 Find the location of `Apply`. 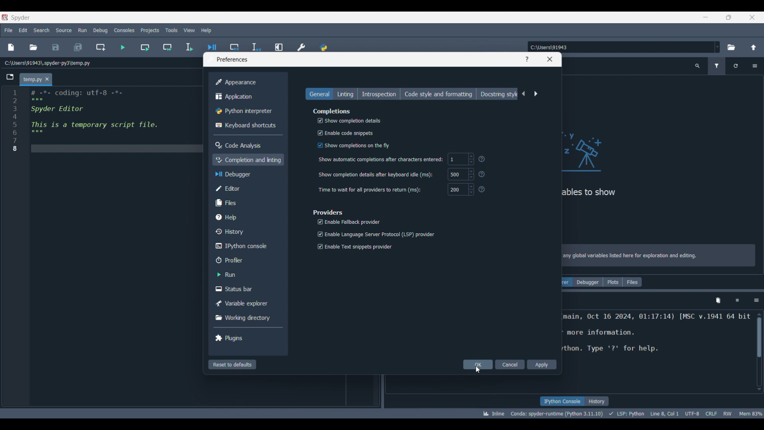

Apply is located at coordinates (542, 364).